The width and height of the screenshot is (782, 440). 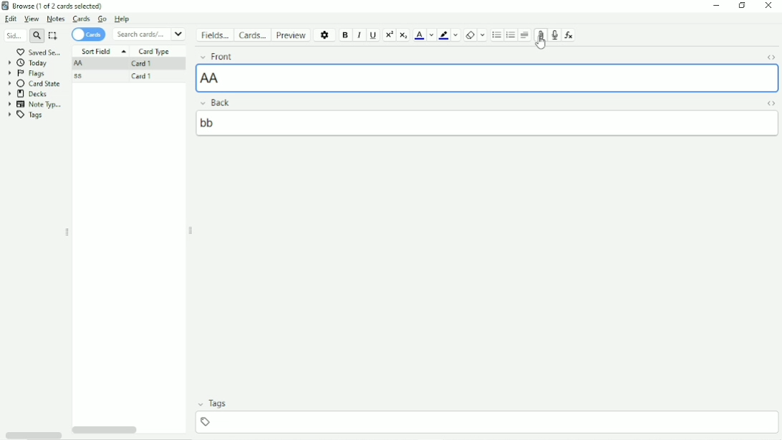 I want to click on Tags, so click(x=213, y=404).